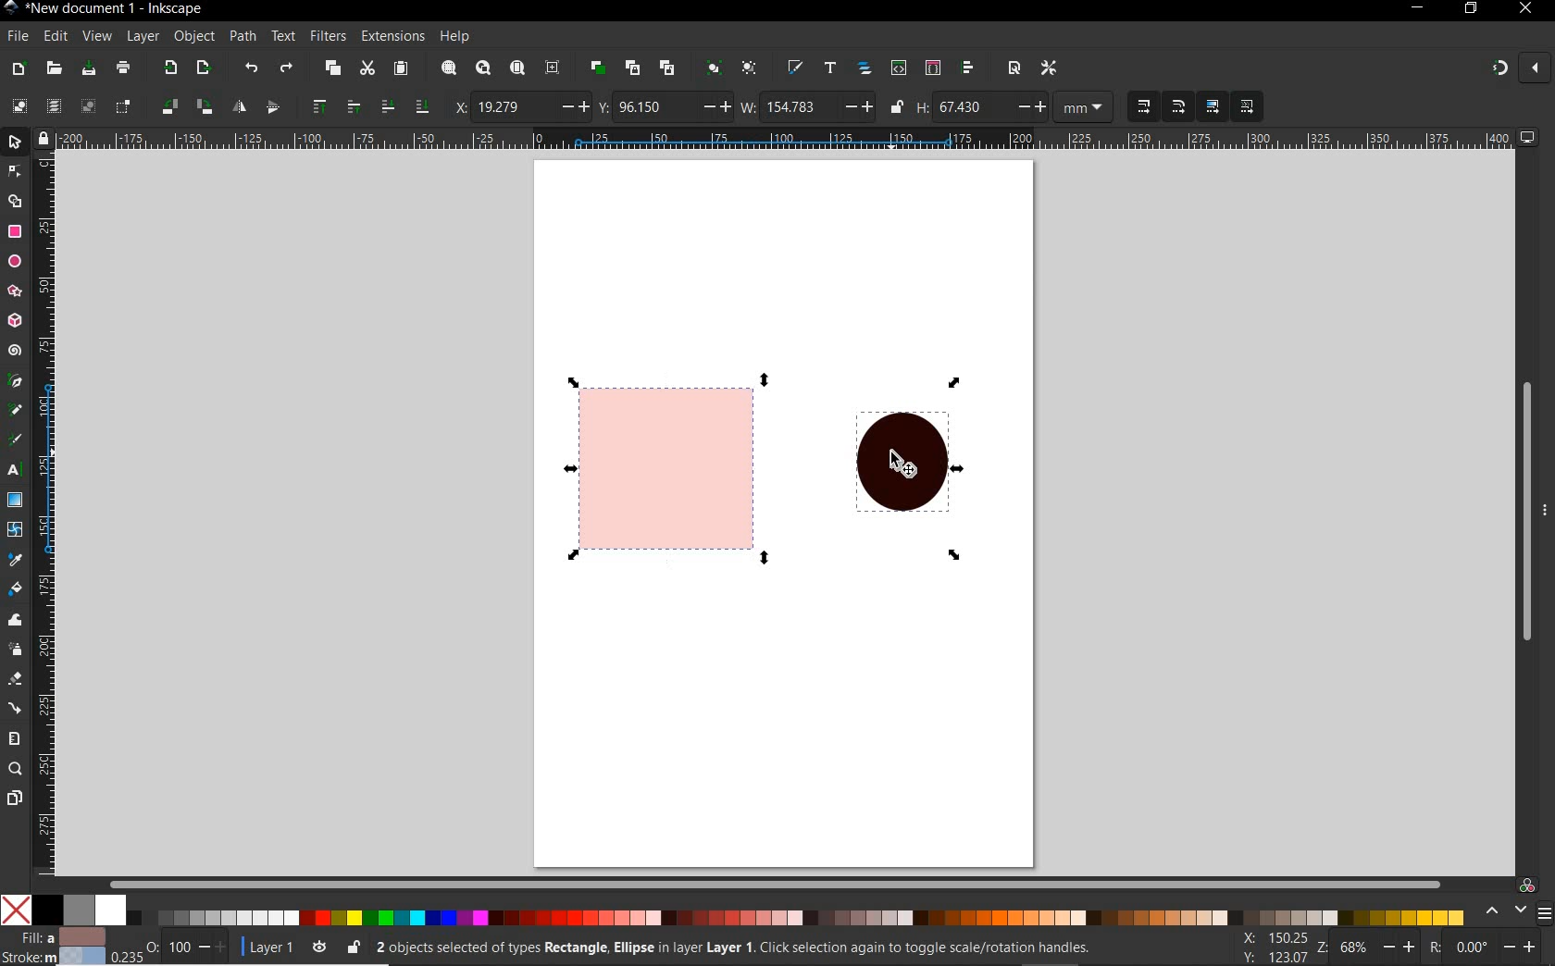 The image size is (1555, 966). Describe the element at coordinates (15, 350) in the screenshot. I see `spiral tool` at that location.